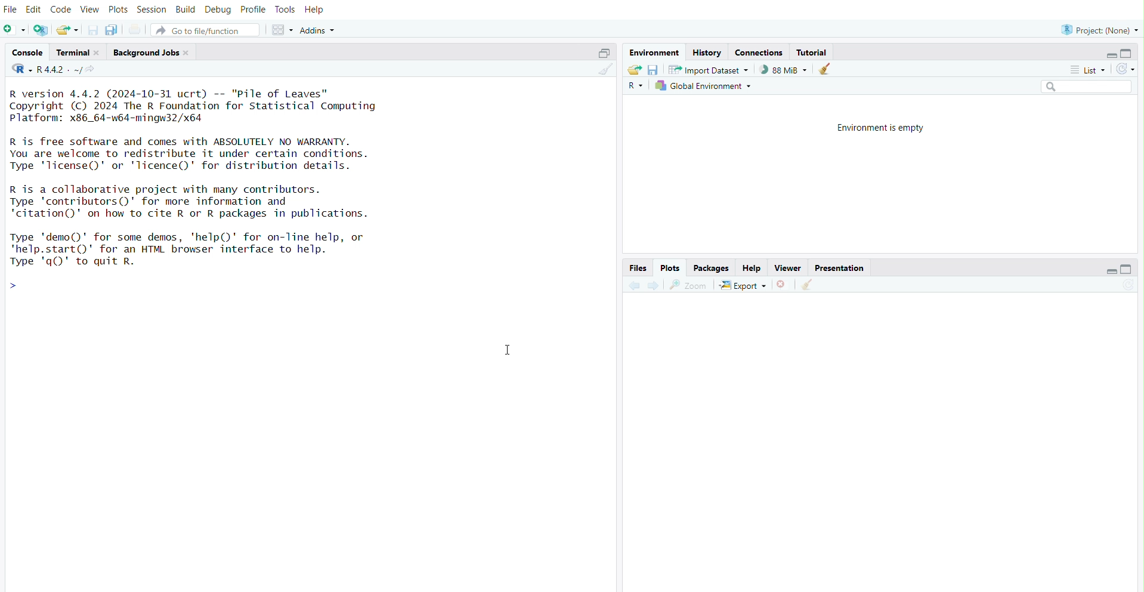 This screenshot has width=1144, height=592. Describe the element at coordinates (137, 29) in the screenshot. I see `print the current file` at that location.